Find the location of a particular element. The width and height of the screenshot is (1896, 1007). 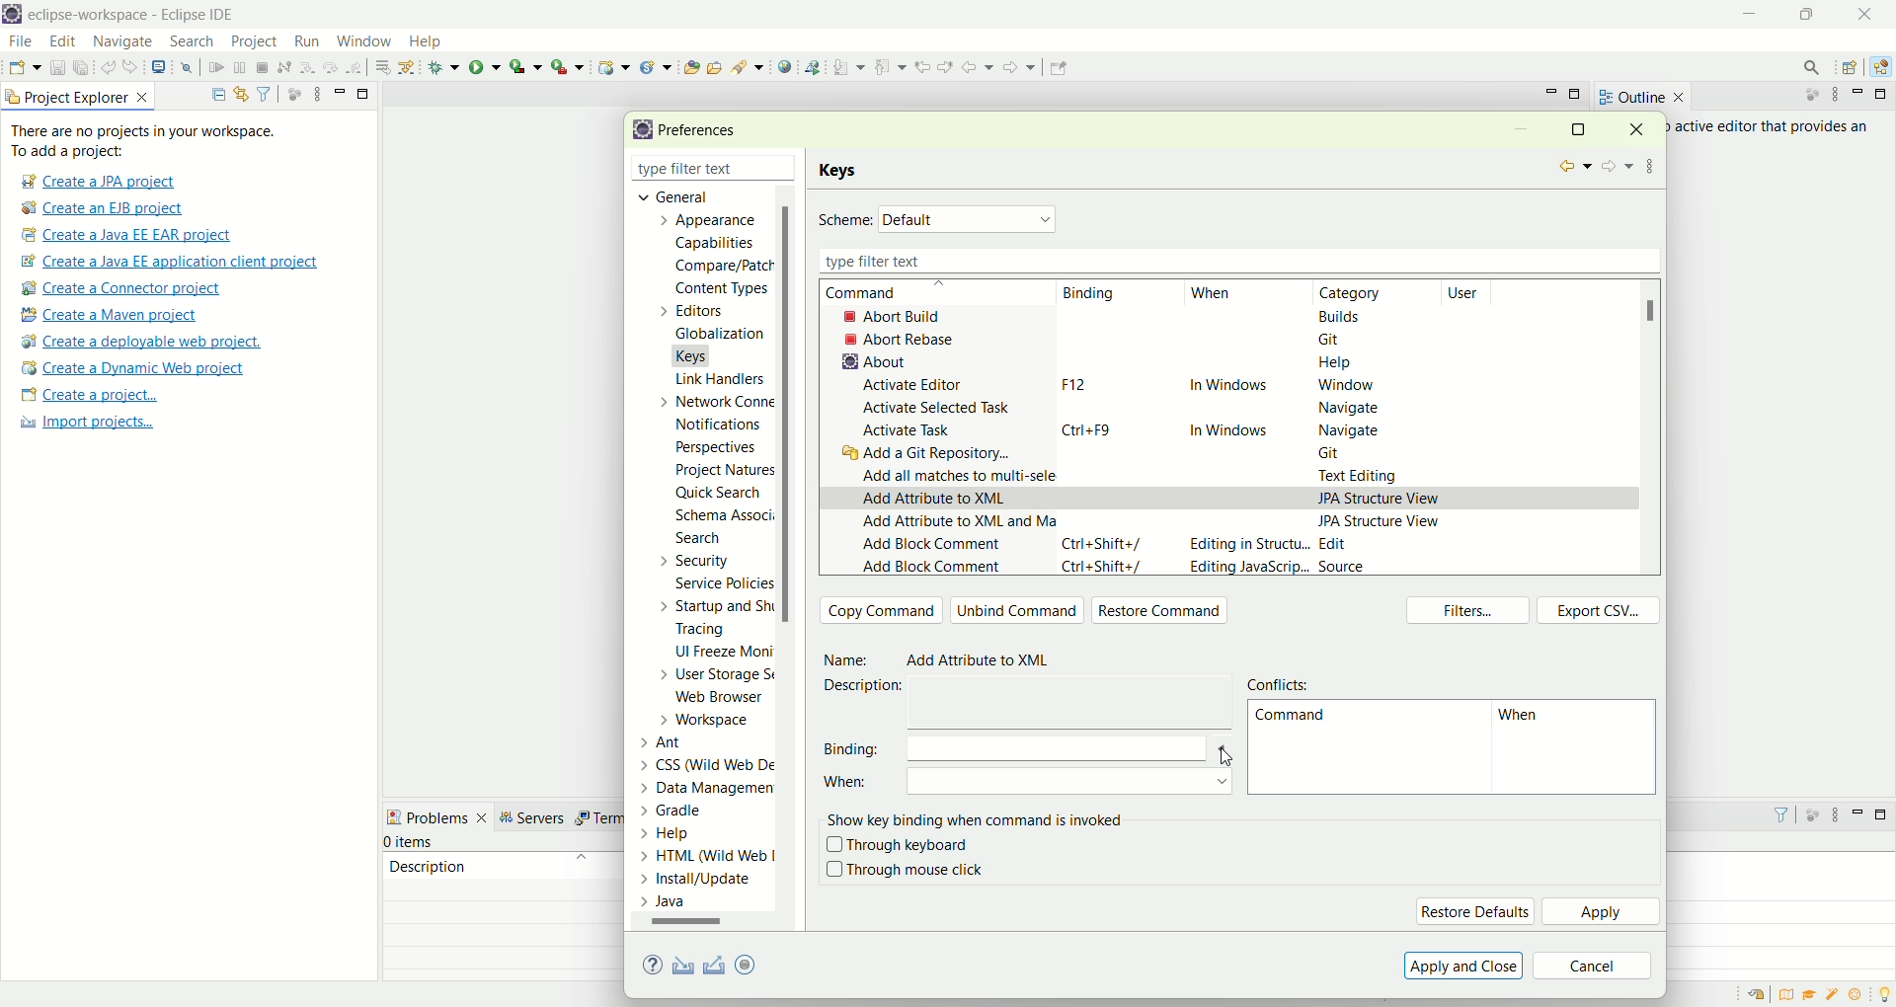

focus on active task is located at coordinates (1811, 813).